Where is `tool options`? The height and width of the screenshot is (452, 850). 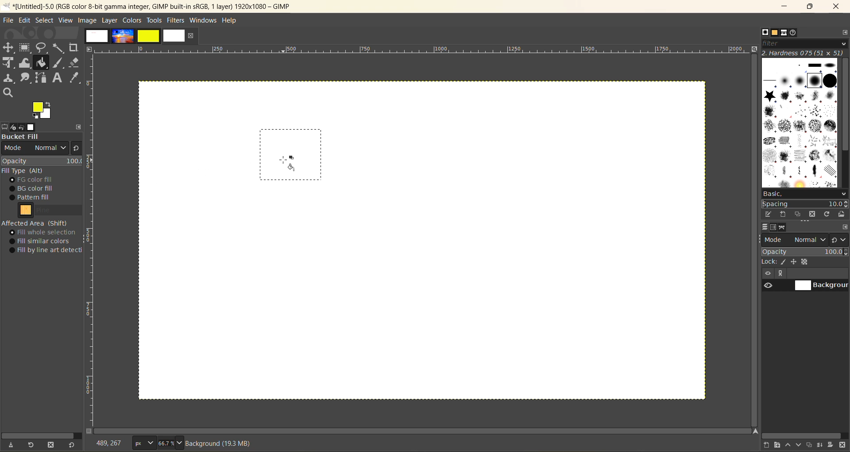
tool options is located at coordinates (5, 126).